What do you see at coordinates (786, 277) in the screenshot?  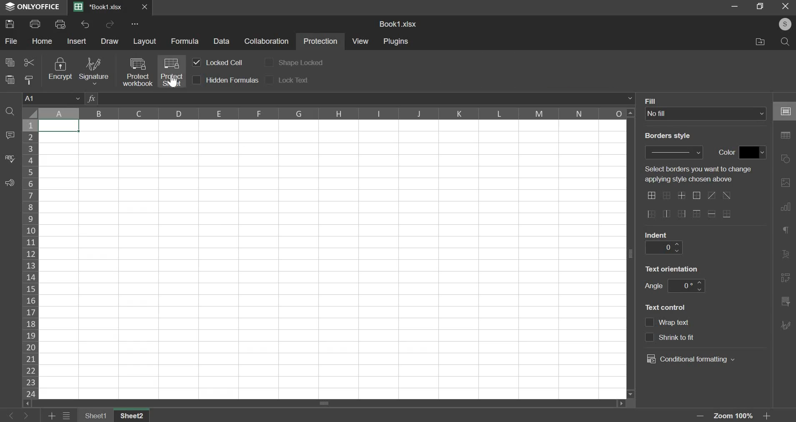 I see `right side bar` at bounding box center [786, 277].